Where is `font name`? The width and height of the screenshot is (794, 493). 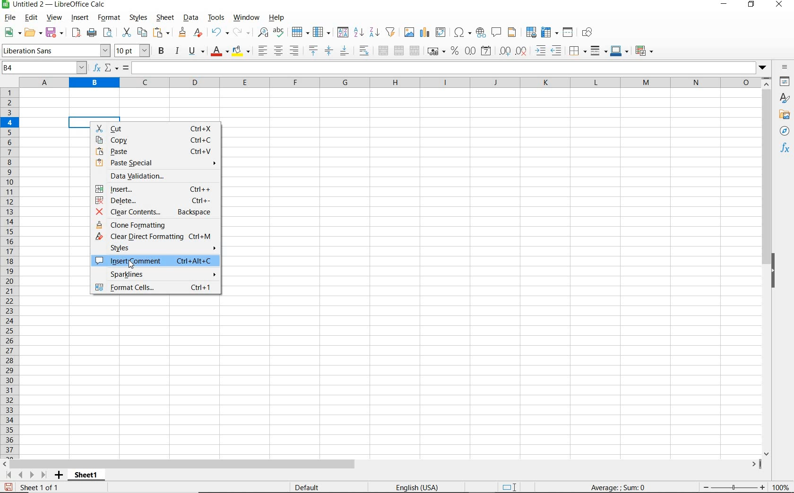 font name is located at coordinates (56, 51).